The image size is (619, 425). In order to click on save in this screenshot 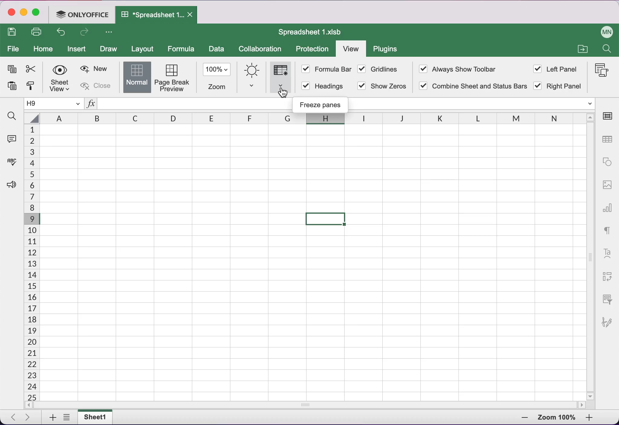, I will do `click(14, 32)`.